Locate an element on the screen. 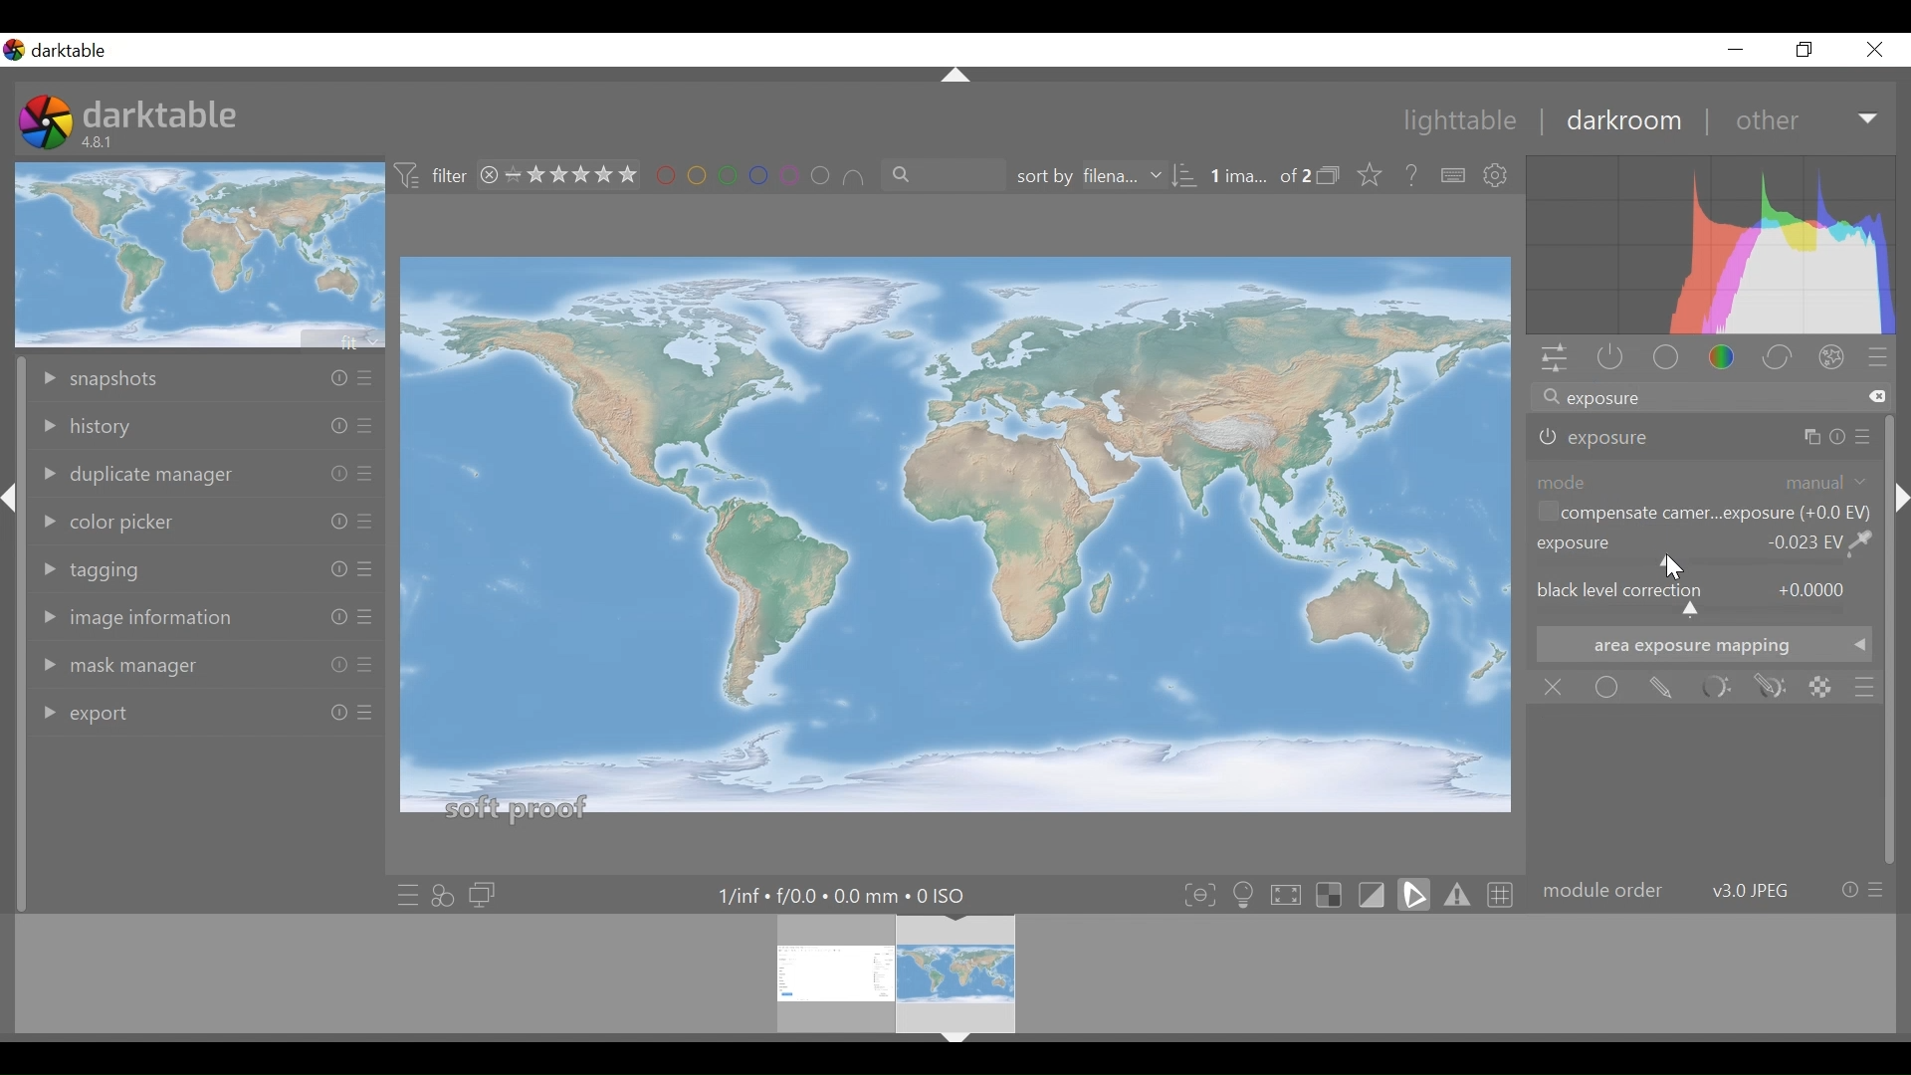  effect  is located at coordinates (1836, 360).